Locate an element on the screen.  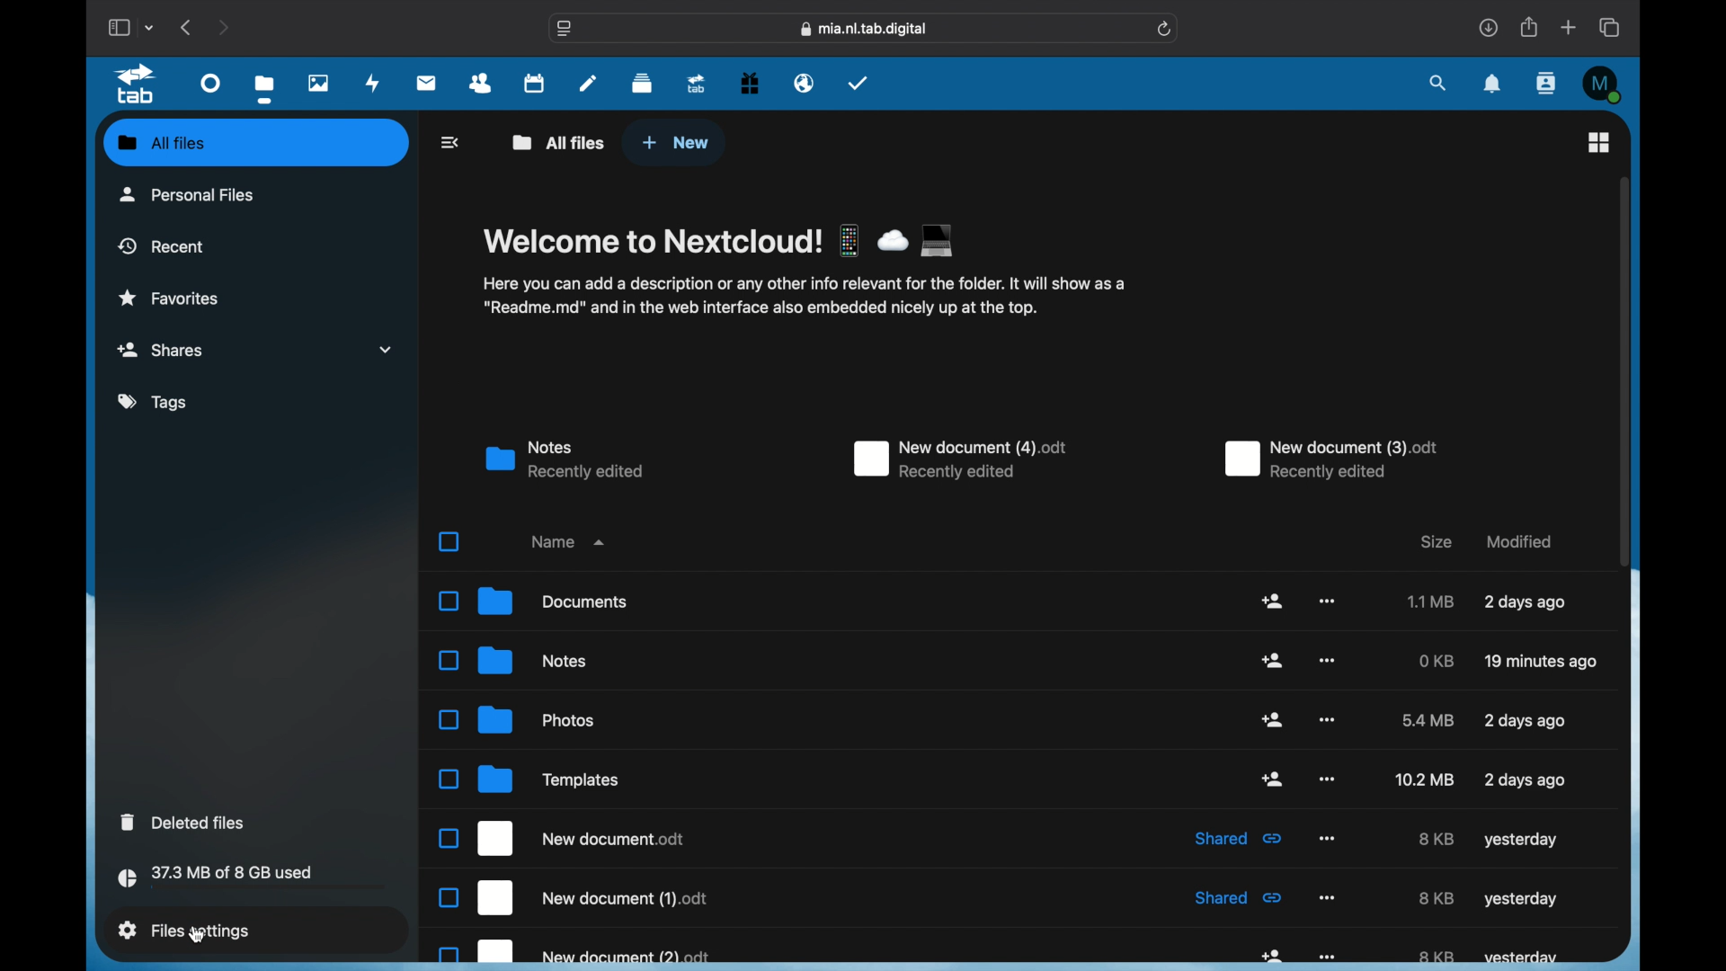
share is located at coordinates (1274, 956).